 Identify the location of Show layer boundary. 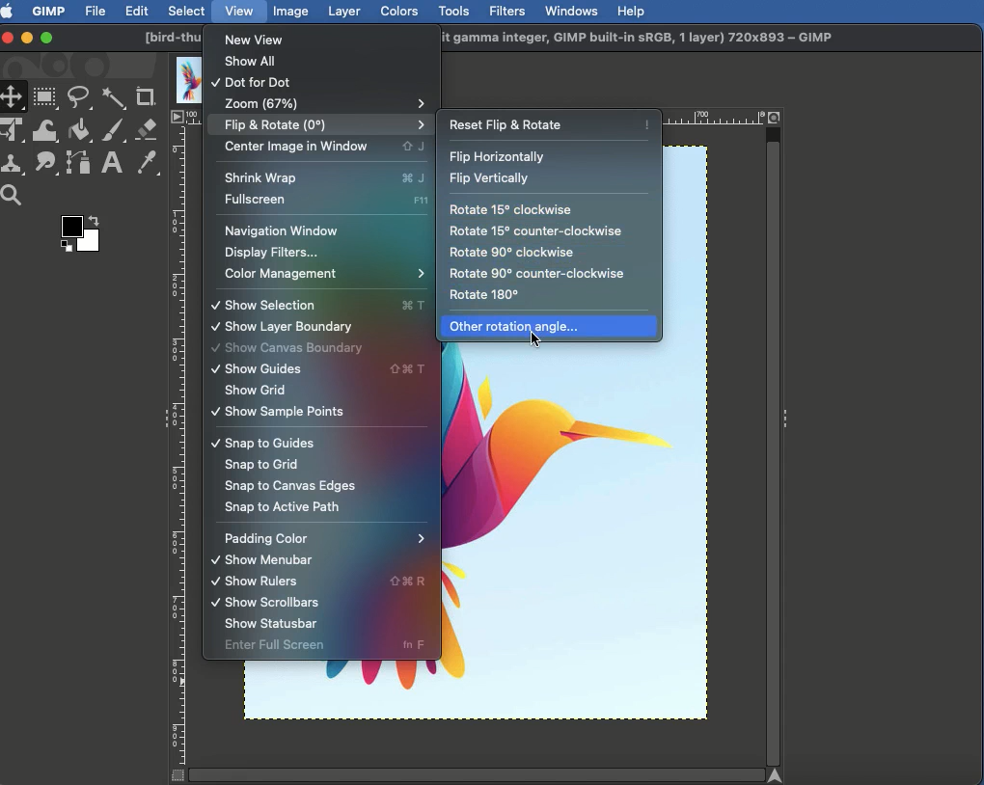
(282, 327).